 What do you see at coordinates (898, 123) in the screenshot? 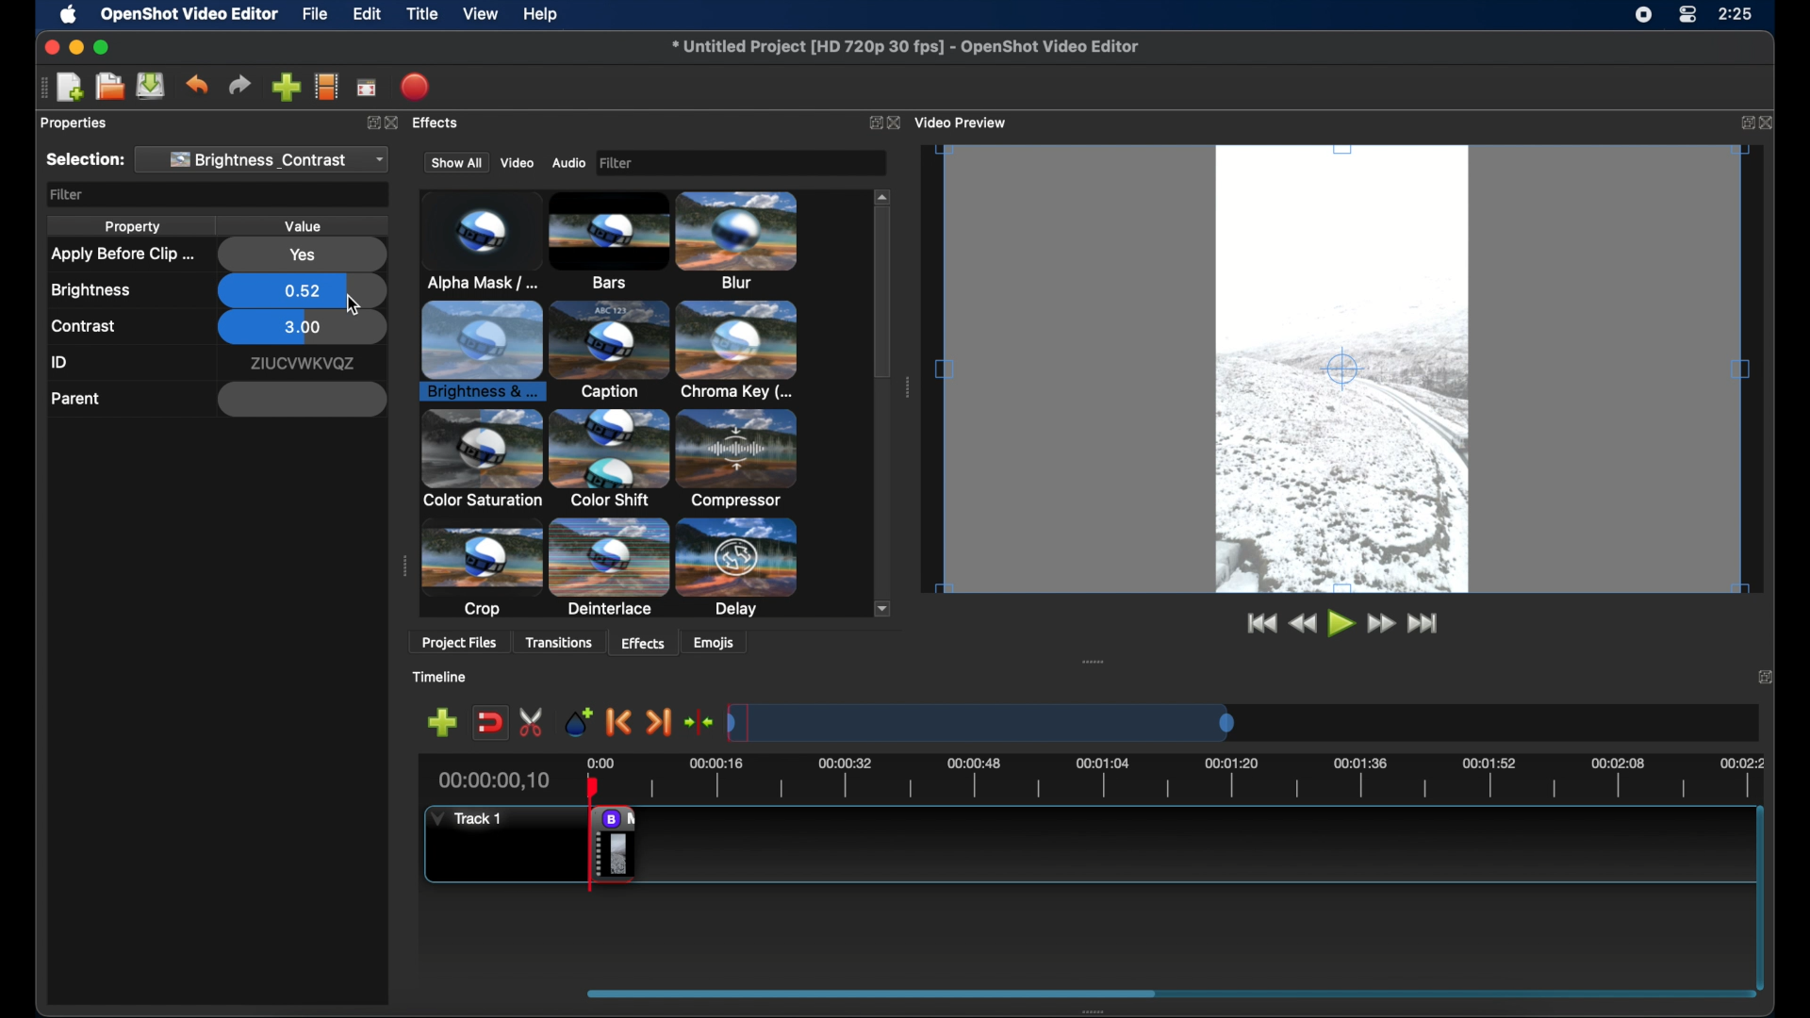
I see `close` at bounding box center [898, 123].